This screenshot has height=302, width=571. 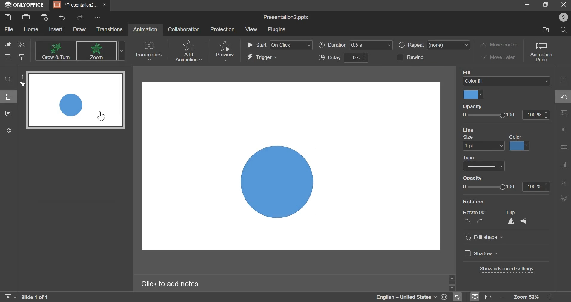 I want to click on Protection, so click(x=223, y=30).